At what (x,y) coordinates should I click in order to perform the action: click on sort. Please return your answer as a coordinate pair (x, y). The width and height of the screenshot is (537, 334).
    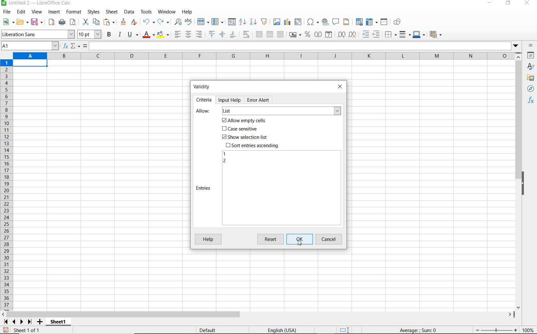
    Looking at the image, I should click on (232, 22).